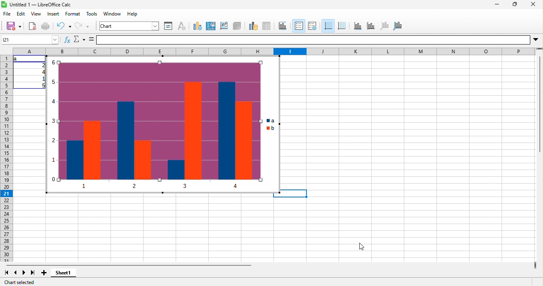 The height and width of the screenshot is (286, 543). I want to click on More options, so click(535, 40).